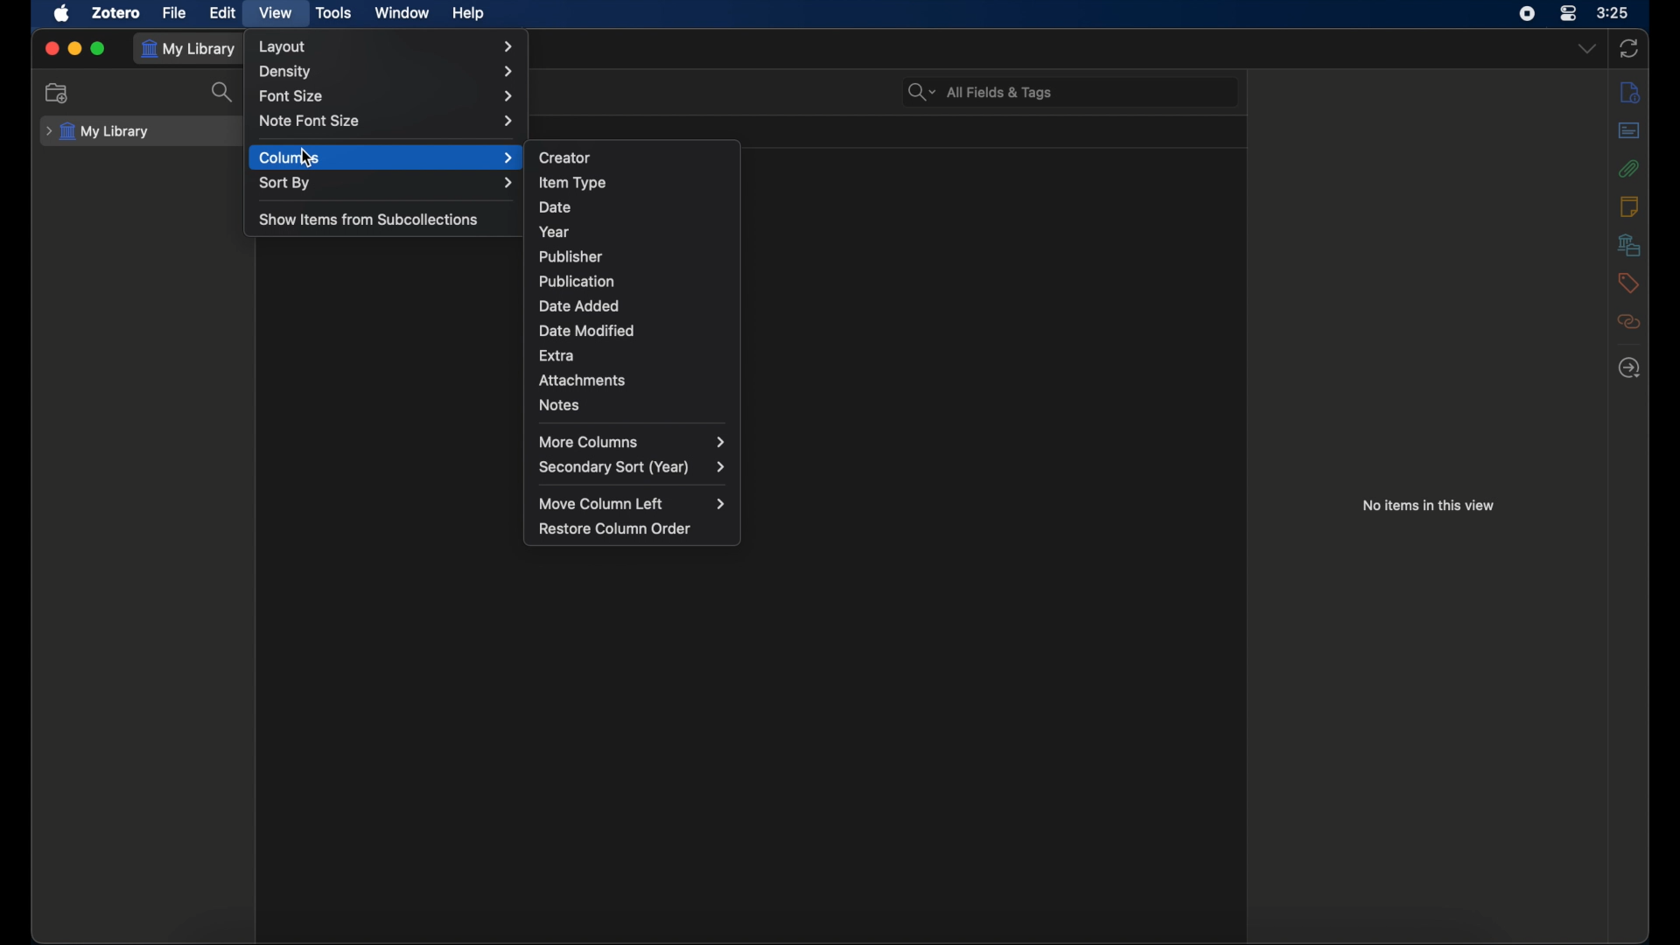 This screenshot has width=1680, height=945. I want to click on file, so click(175, 12).